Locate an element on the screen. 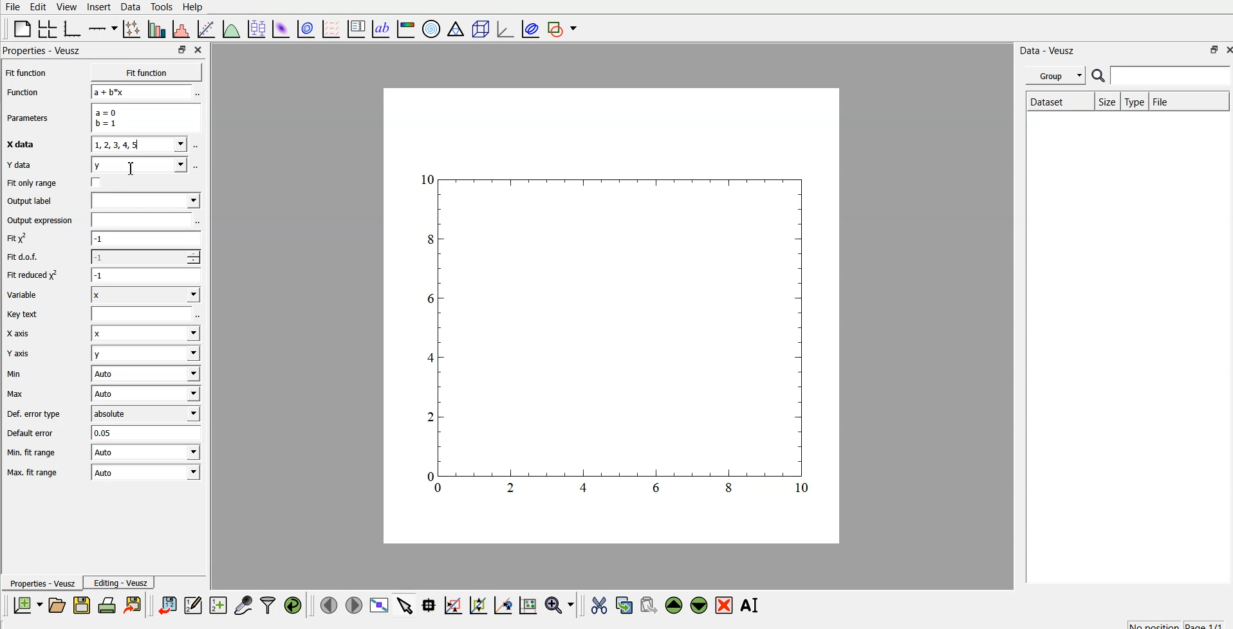  <I is located at coordinates (144, 295).